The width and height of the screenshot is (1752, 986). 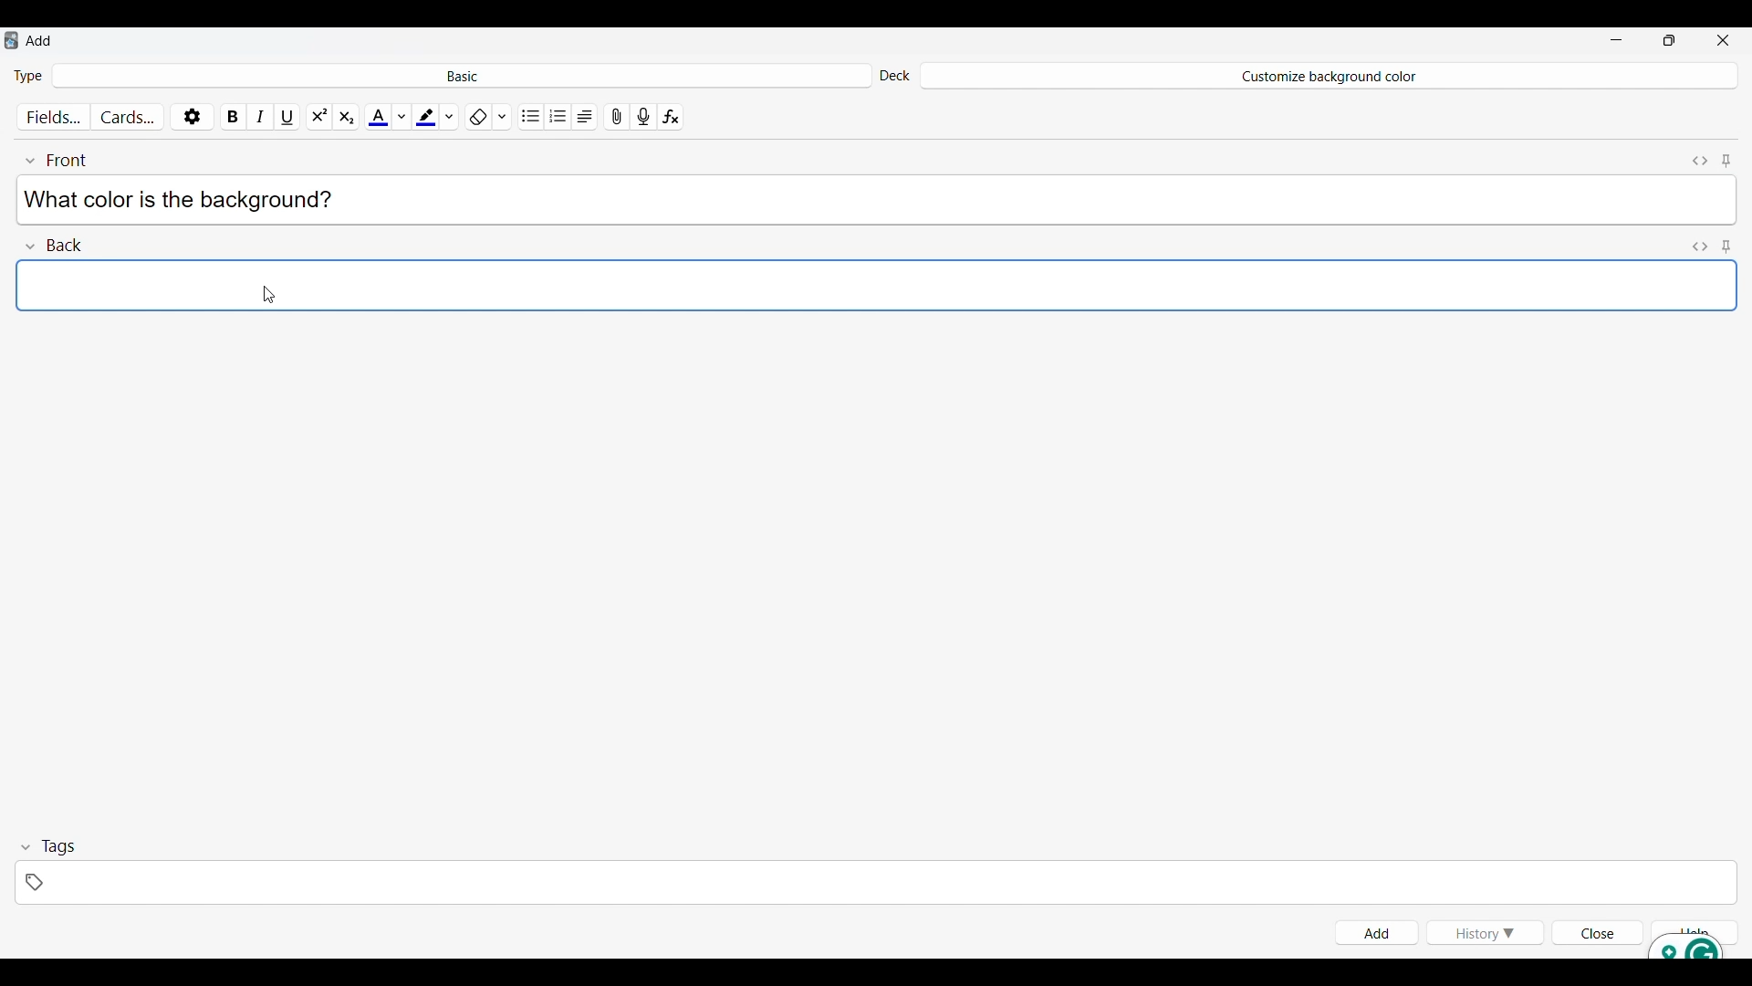 I want to click on Ordered list, so click(x=558, y=114).